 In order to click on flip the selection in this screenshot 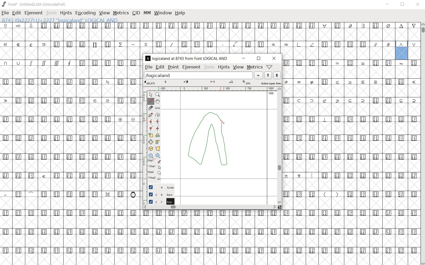, I will do `click(151, 142)`.